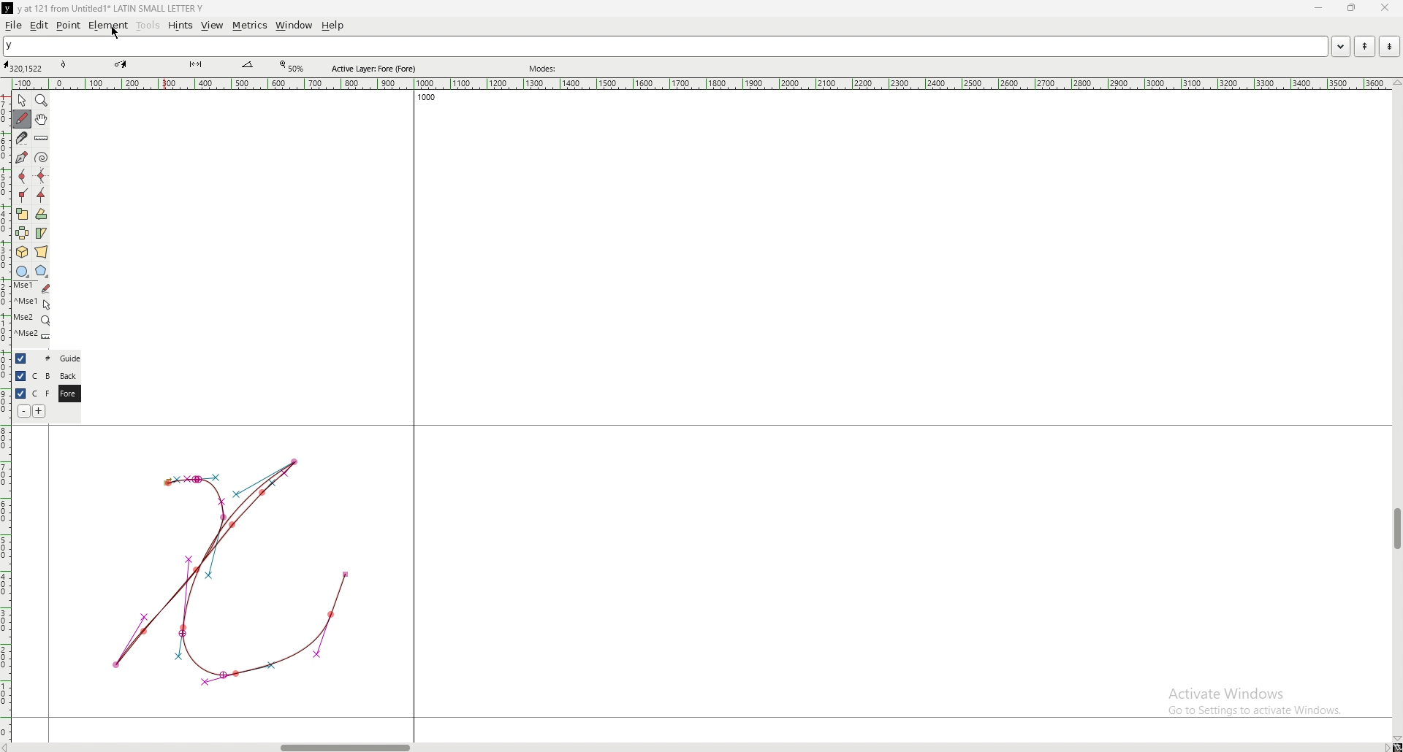 This screenshot has height=752, width=1403. What do you see at coordinates (544, 69) in the screenshot?
I see `modes` at bounding box center [544, 69].